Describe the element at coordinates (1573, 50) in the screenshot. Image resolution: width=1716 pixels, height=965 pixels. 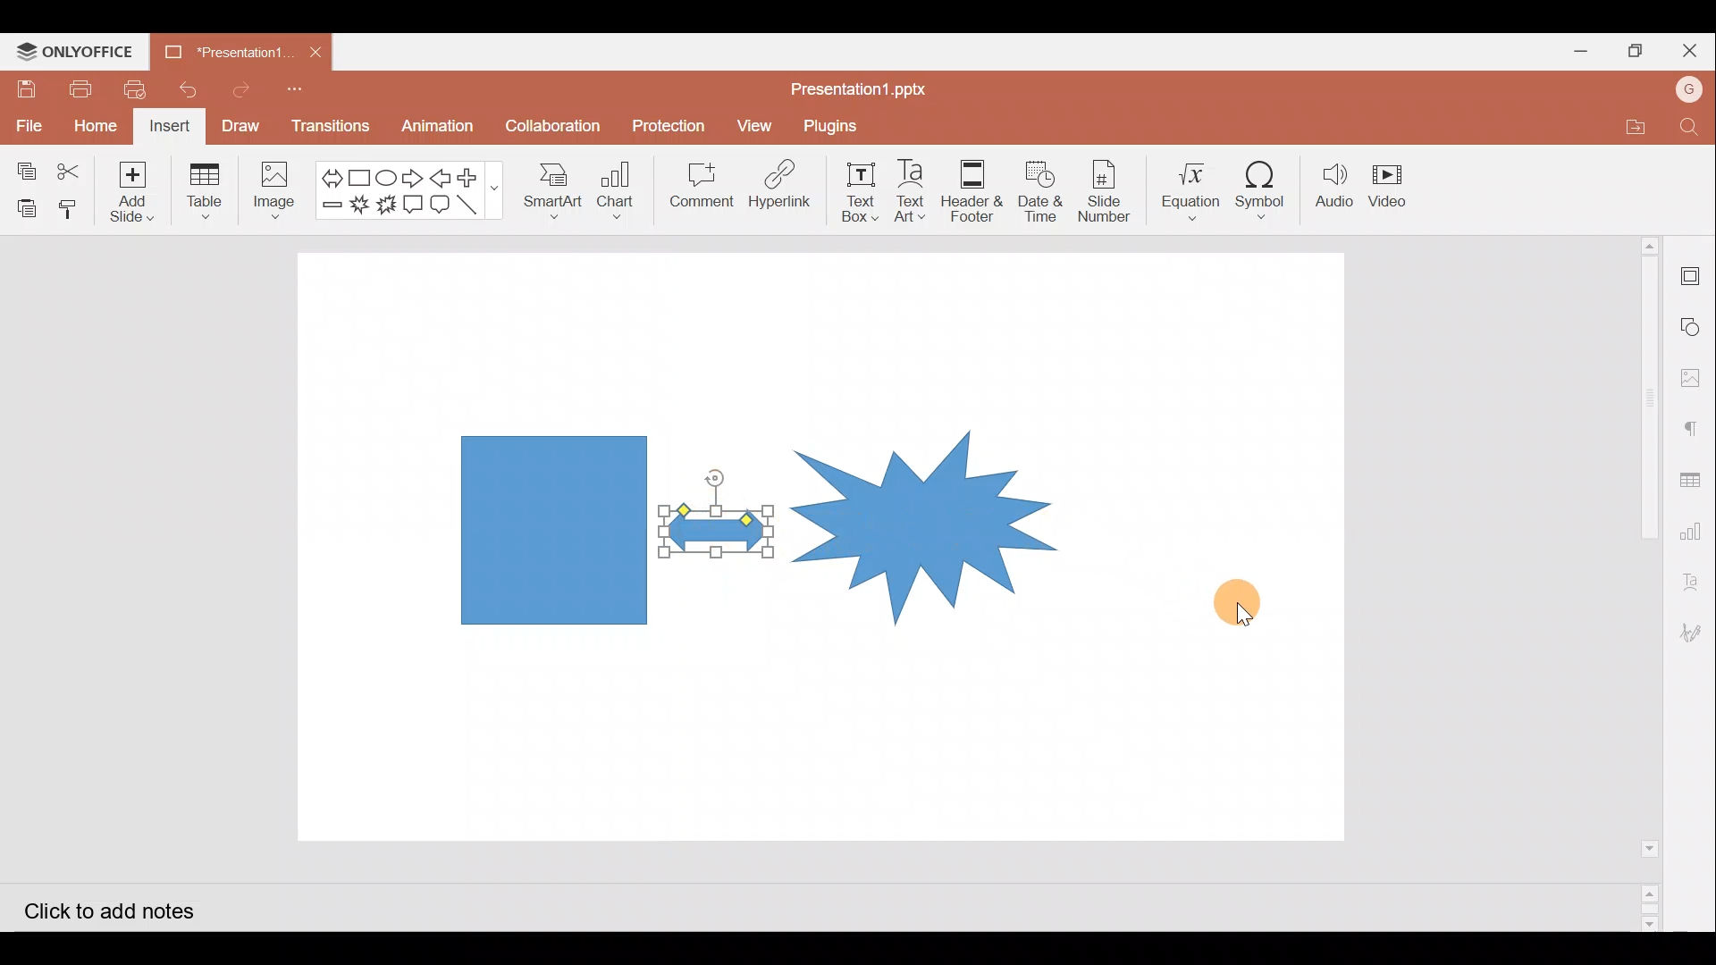
I see `Minimize` at that location.